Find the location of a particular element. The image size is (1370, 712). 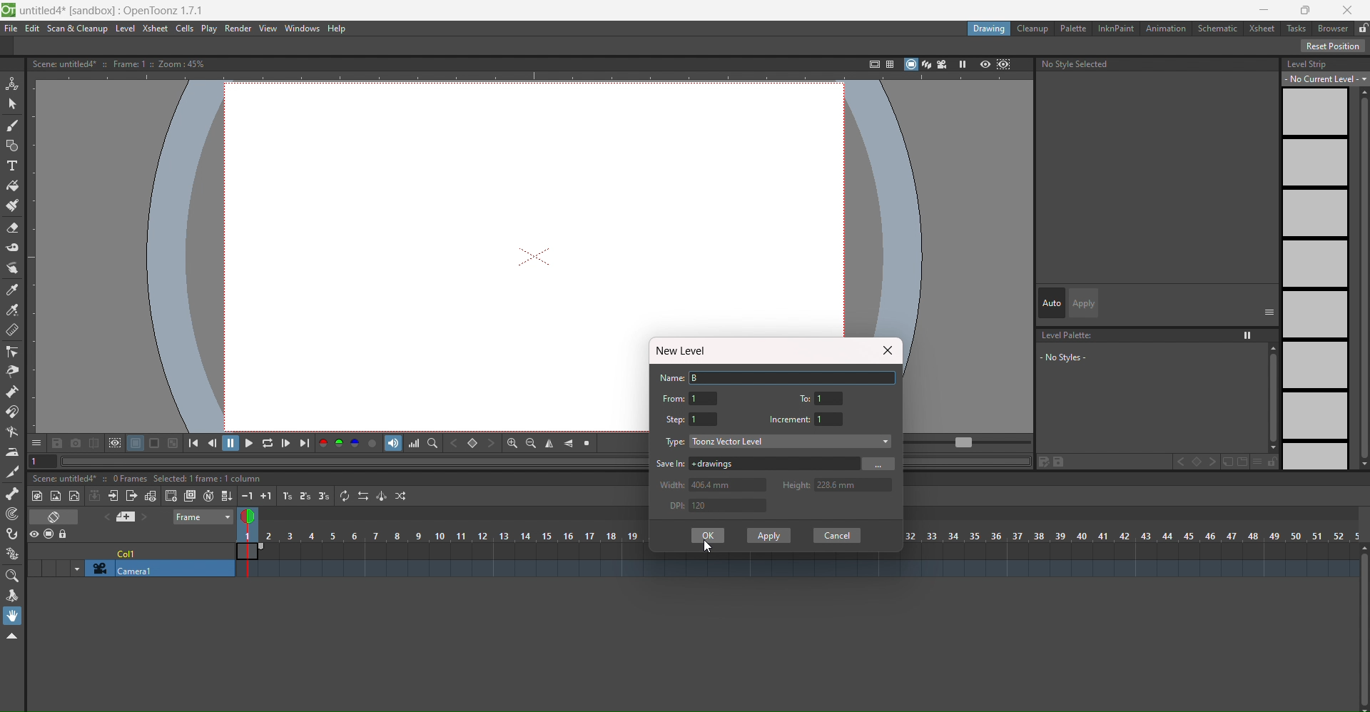

edit is located at coordinates (33, 29).